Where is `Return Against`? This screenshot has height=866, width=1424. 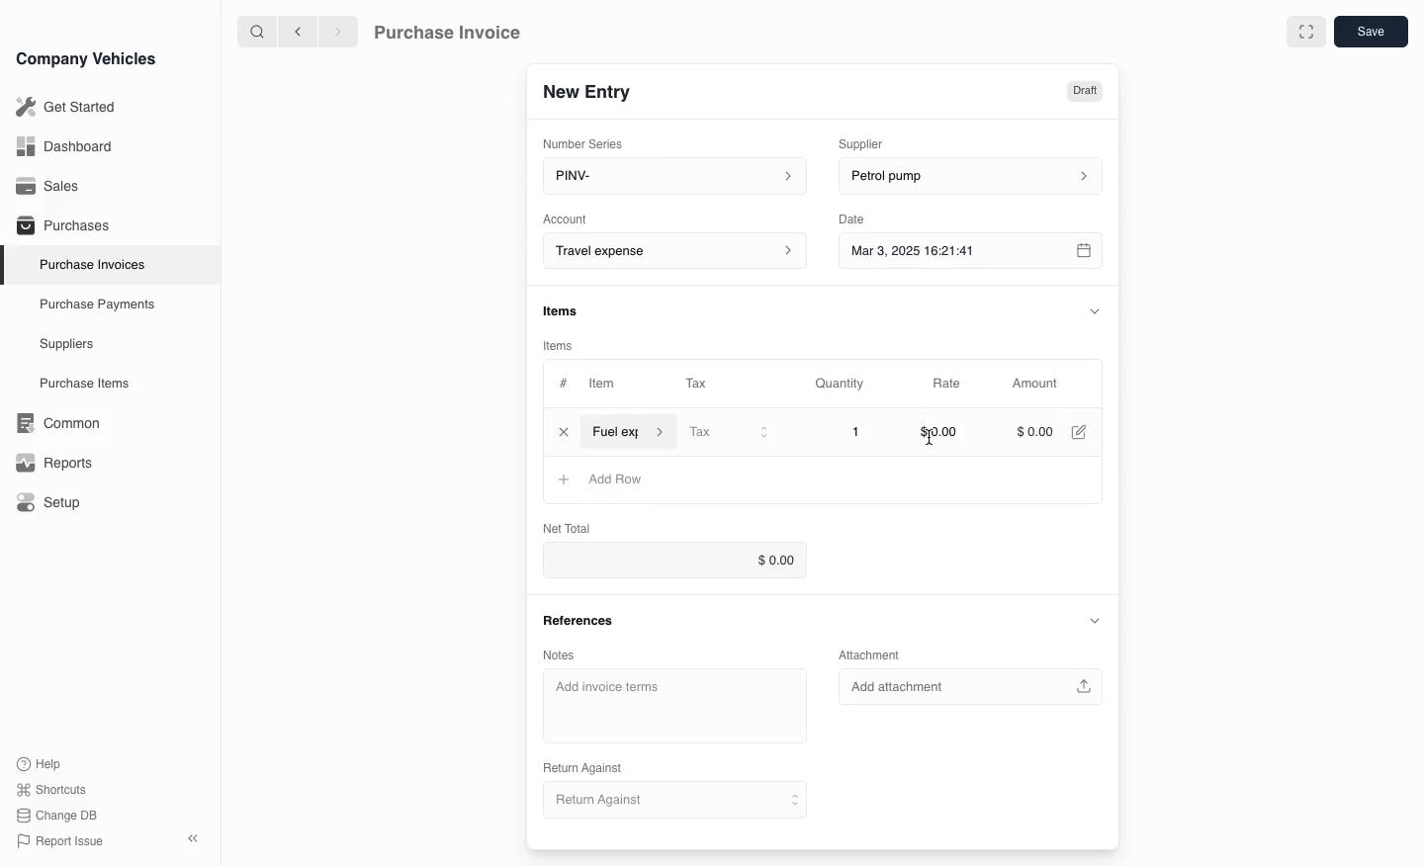
Return Against is located at coordinates (589, 766).